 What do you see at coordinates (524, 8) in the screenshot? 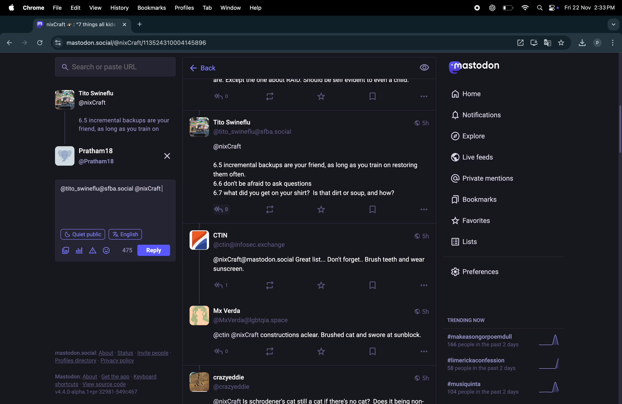
I see `wifi` at bounding box center [524, 8].